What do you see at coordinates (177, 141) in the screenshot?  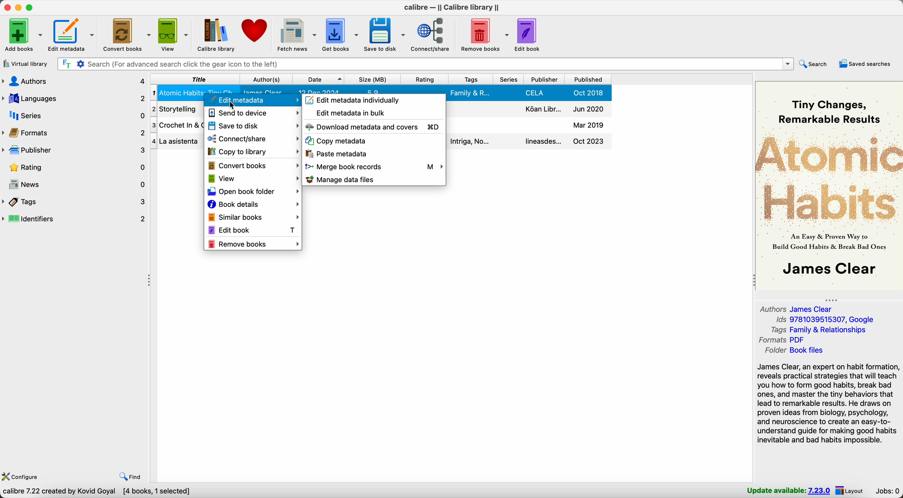 I see `La asistenta book details` at bounding box center [177, 141].